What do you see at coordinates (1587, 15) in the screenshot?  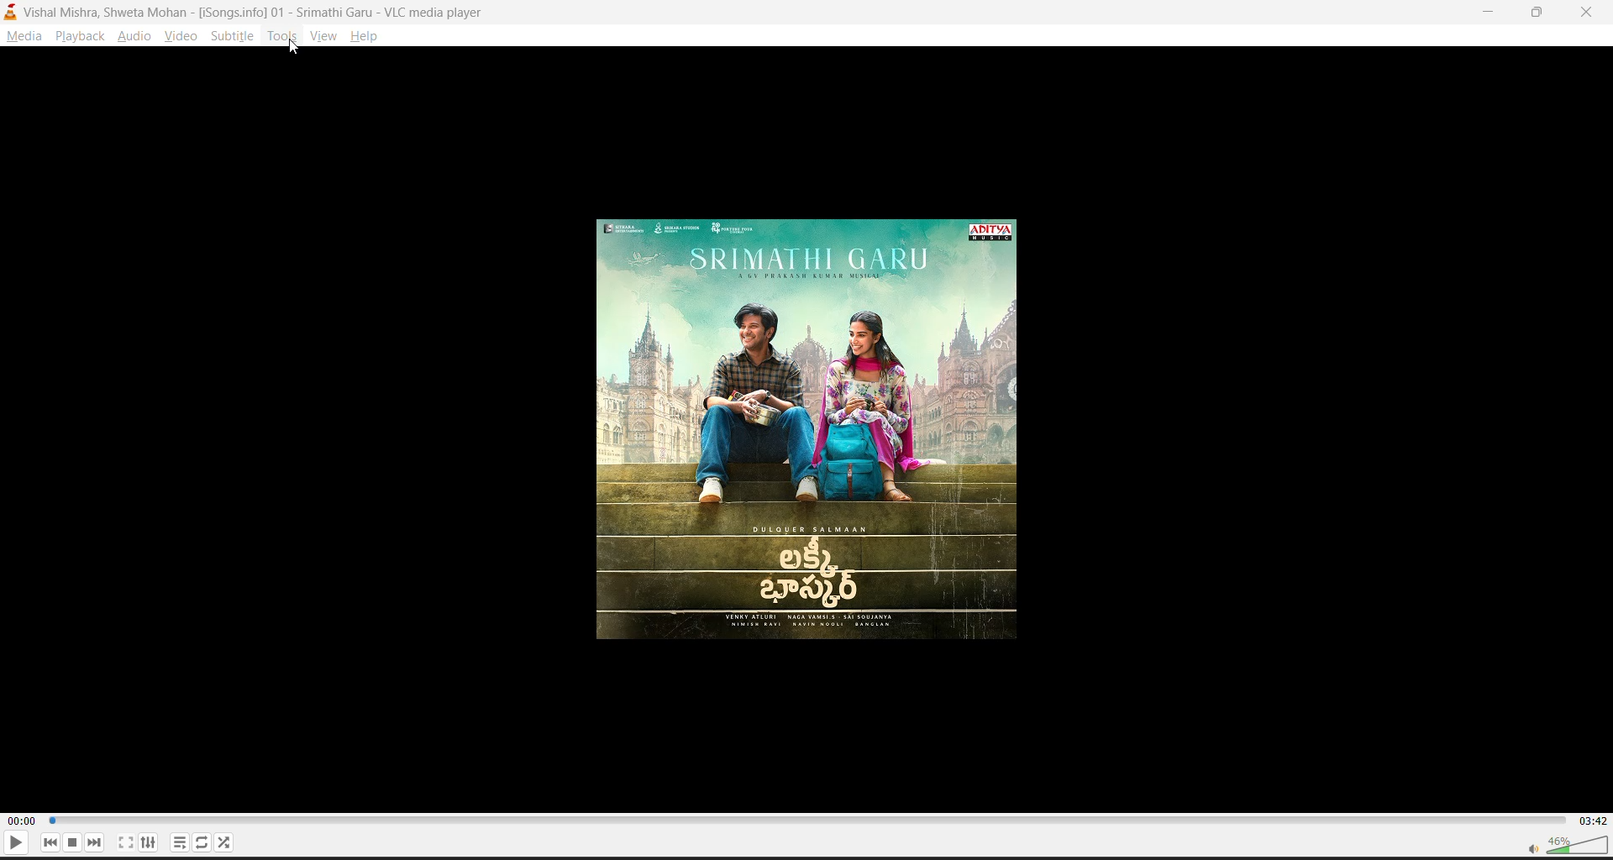 I see `close` at bounding box center [1587, 15].